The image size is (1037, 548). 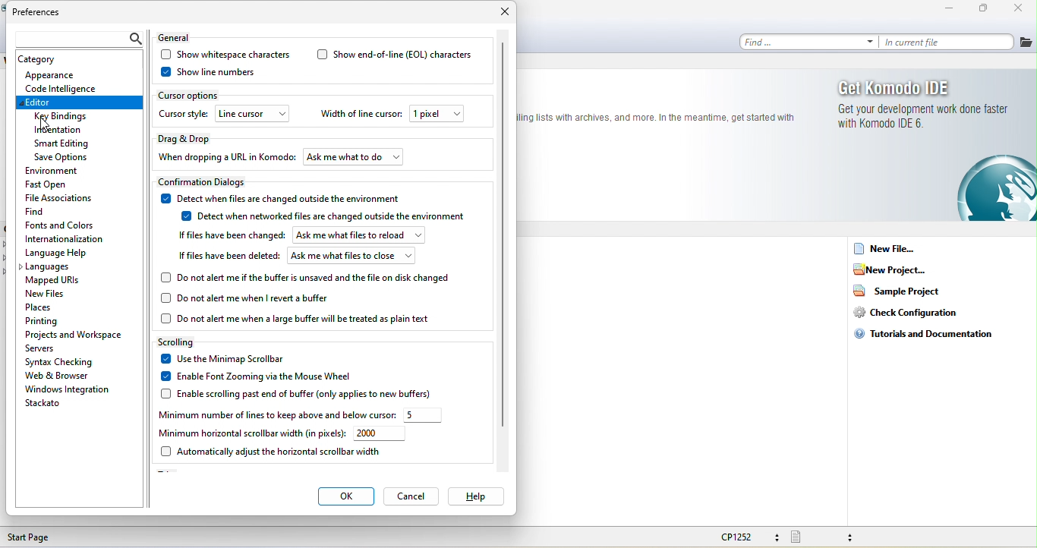 What do you see at coordinates (904, 290) in the screenshot?
I see `sample project` at bounding box center [904, 290].